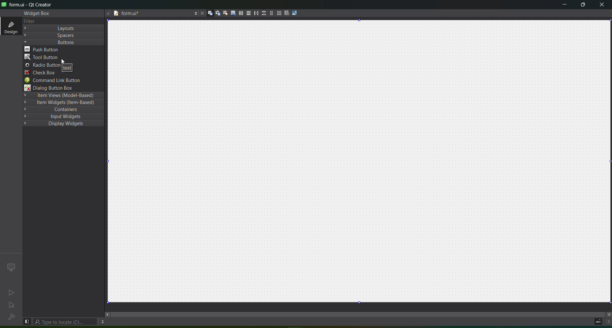 This screenshot has width=612, height=328. Describe the element at coordinates (151, 14) in the screenshot. I see `file name` at that location.